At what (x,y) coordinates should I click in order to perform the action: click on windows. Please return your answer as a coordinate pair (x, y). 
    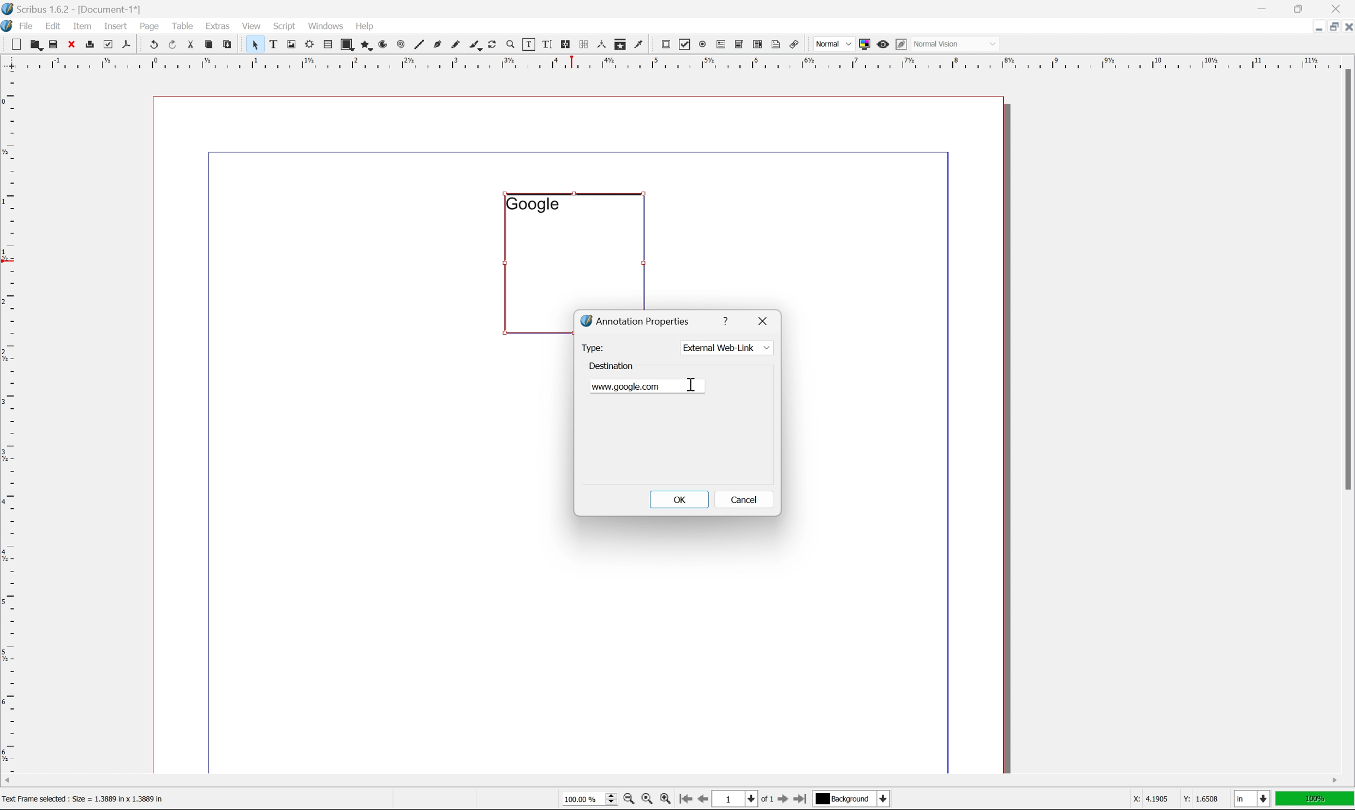
    Looking at the image, I should click on (327, 25).